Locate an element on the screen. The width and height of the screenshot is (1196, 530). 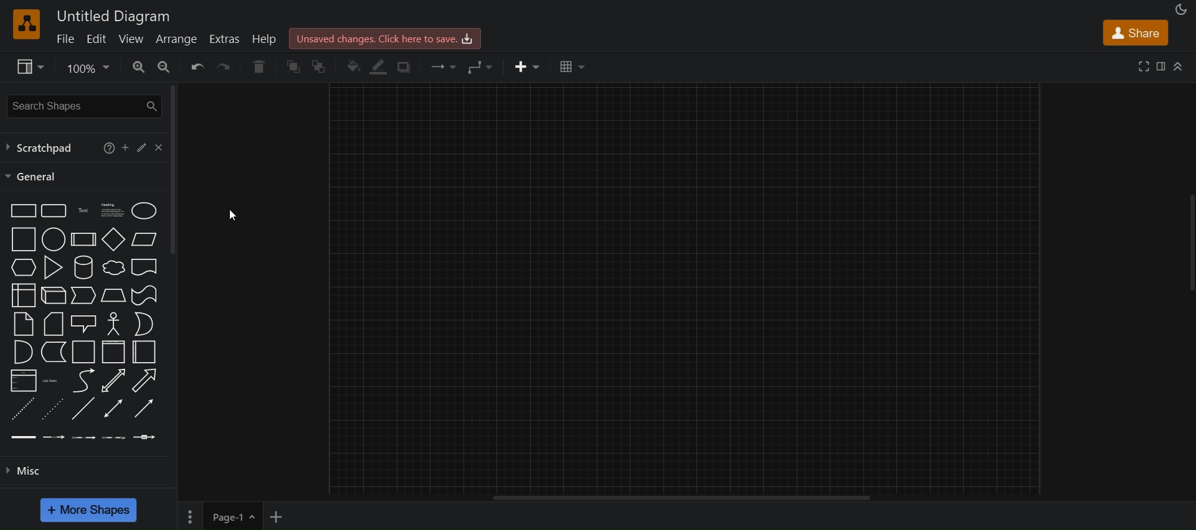
collapase/expand is located at coordinates (1179, 65).